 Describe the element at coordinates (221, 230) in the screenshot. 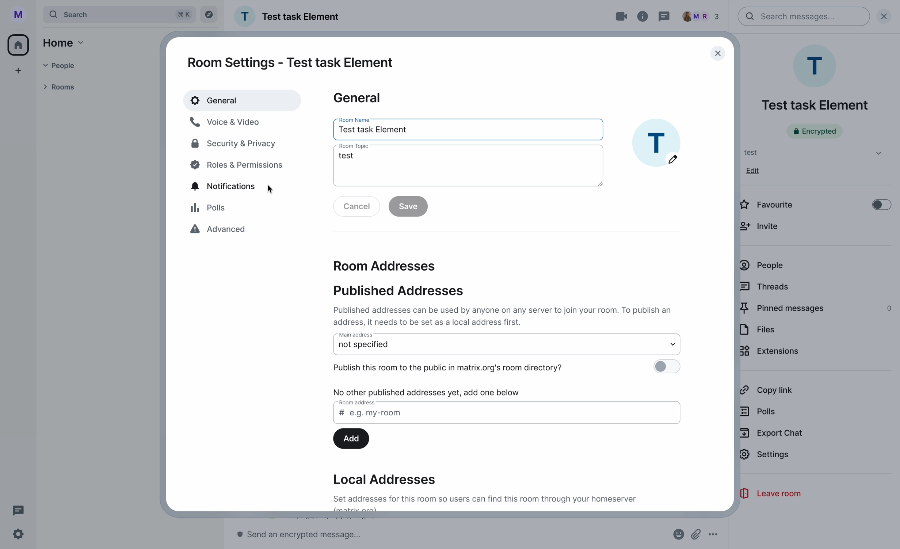

I see `advanced` at that location.